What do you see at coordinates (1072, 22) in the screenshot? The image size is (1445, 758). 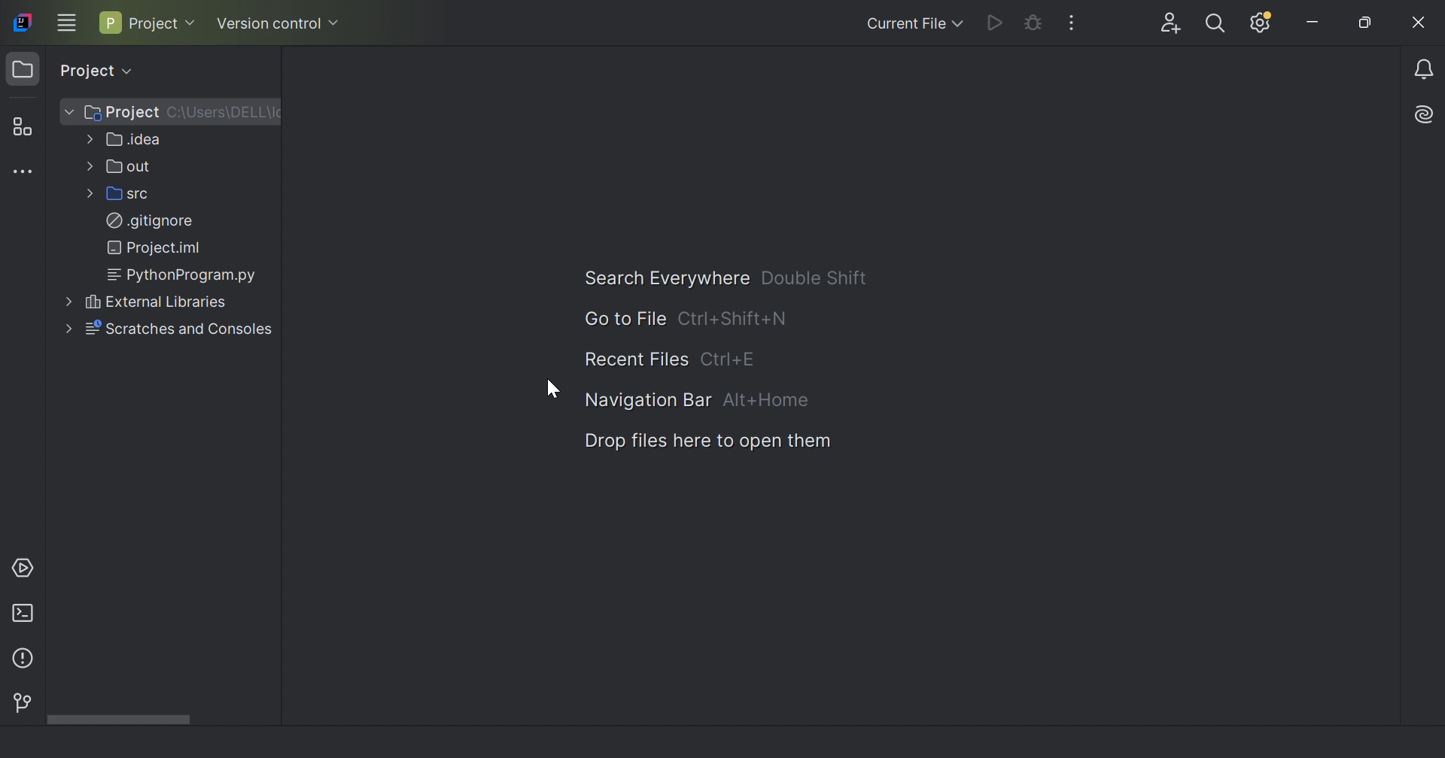 I see `More actions` at bounding box center [1072, 22].